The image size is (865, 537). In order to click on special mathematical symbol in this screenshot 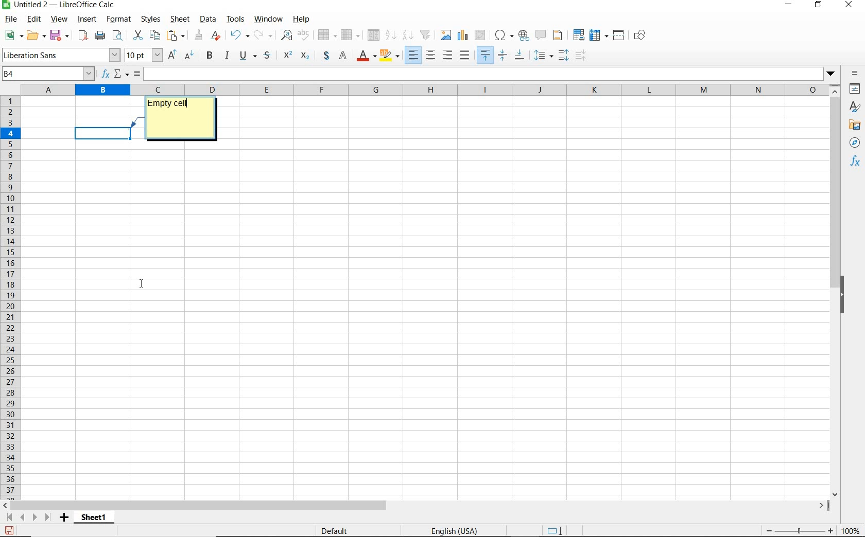, I will do `click(325, 56)`.